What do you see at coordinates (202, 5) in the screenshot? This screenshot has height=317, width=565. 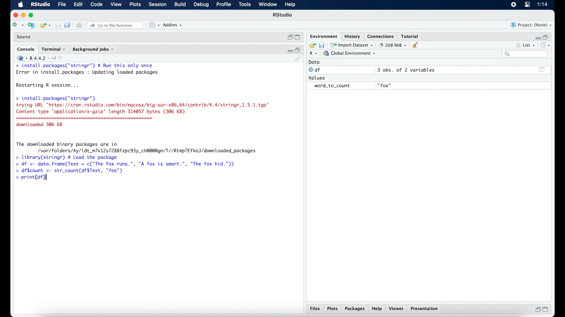 I see `debug` at bounding box center [202, 5].